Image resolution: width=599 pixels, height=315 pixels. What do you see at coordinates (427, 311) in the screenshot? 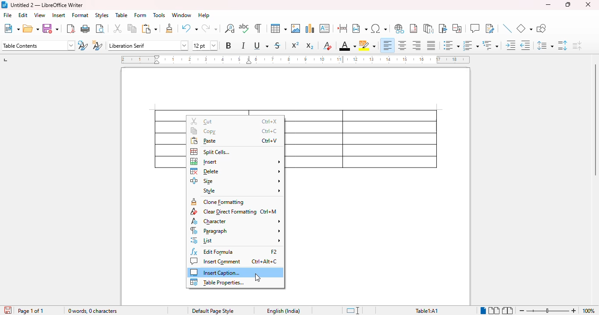
I see `table1: A1` at bounding box center [427, 311].